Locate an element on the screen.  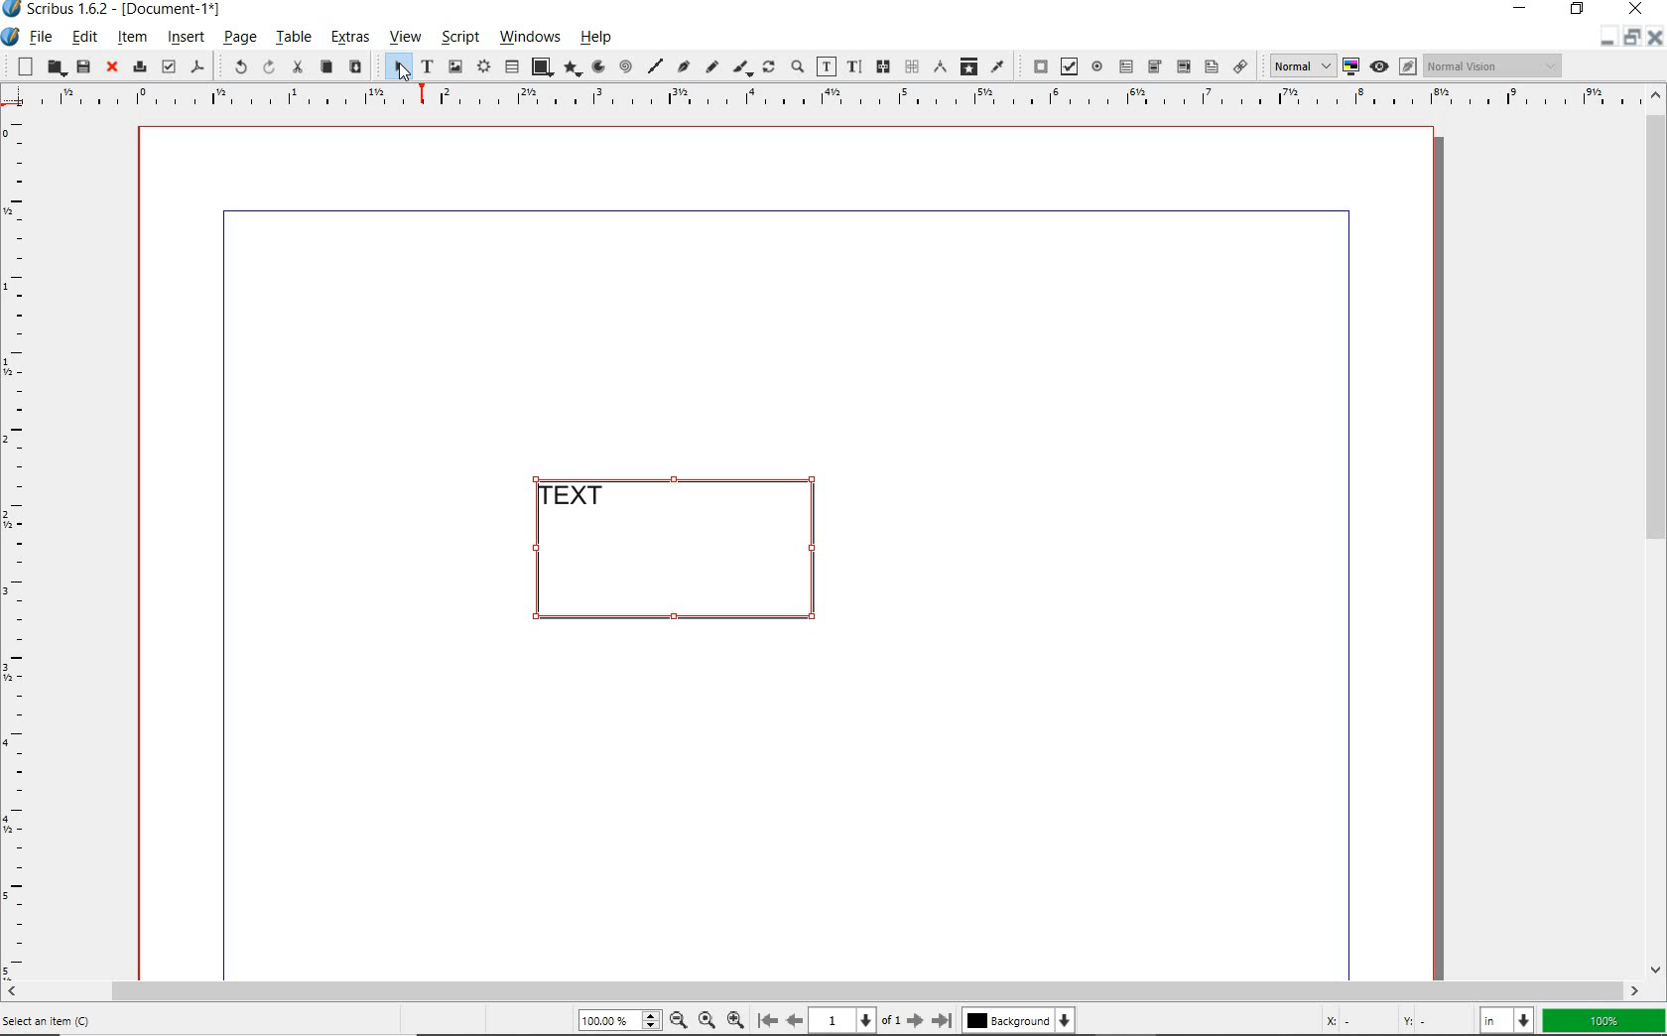
Select an Item (C) is located at coordinates (50, 1021).